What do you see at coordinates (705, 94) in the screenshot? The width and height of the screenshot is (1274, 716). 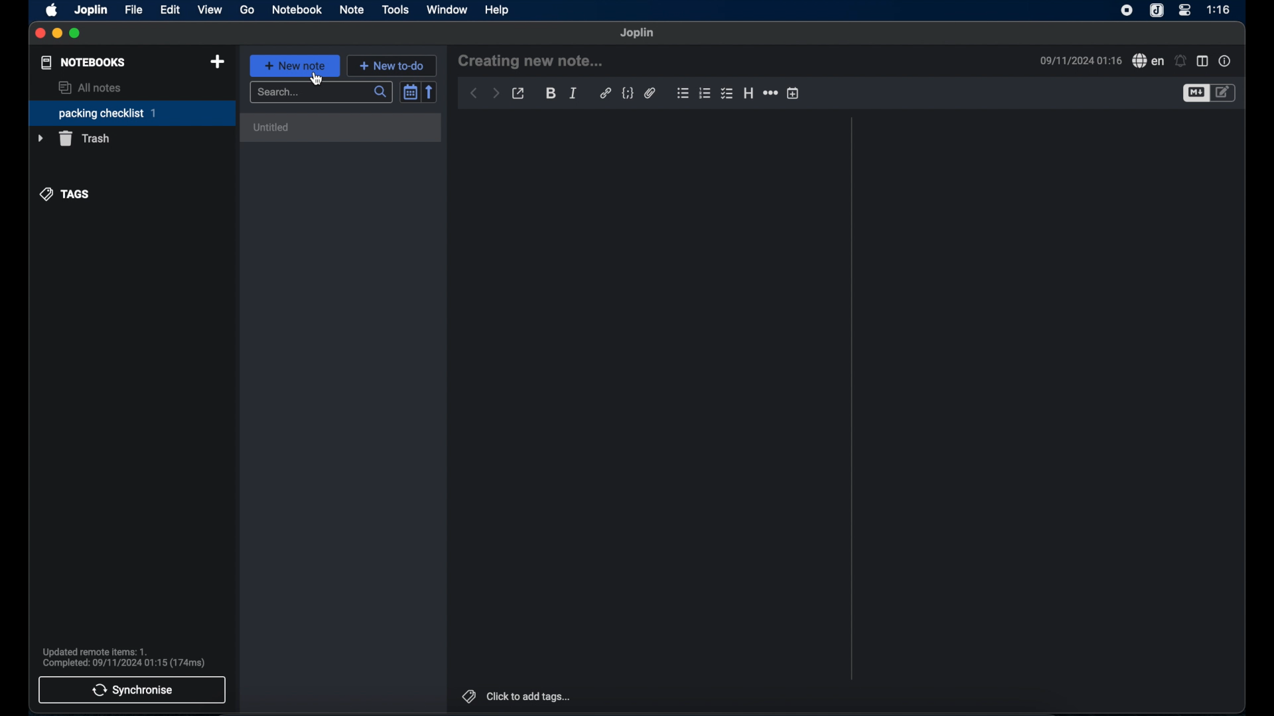 I see `numbered checklist` at bounding box center [705, 94].